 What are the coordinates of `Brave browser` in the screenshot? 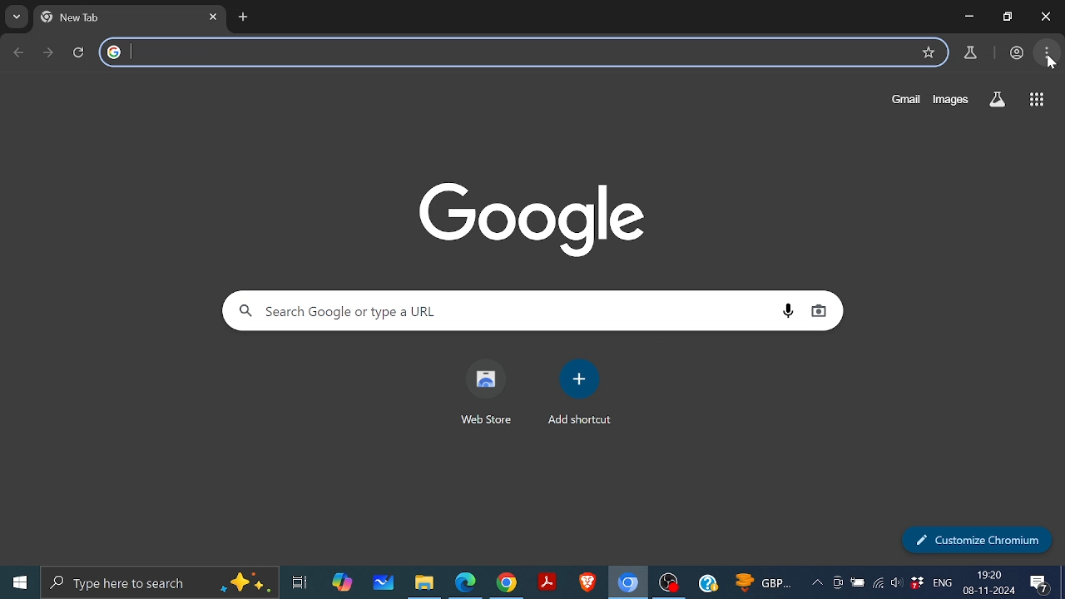 It's located at (587, 582).